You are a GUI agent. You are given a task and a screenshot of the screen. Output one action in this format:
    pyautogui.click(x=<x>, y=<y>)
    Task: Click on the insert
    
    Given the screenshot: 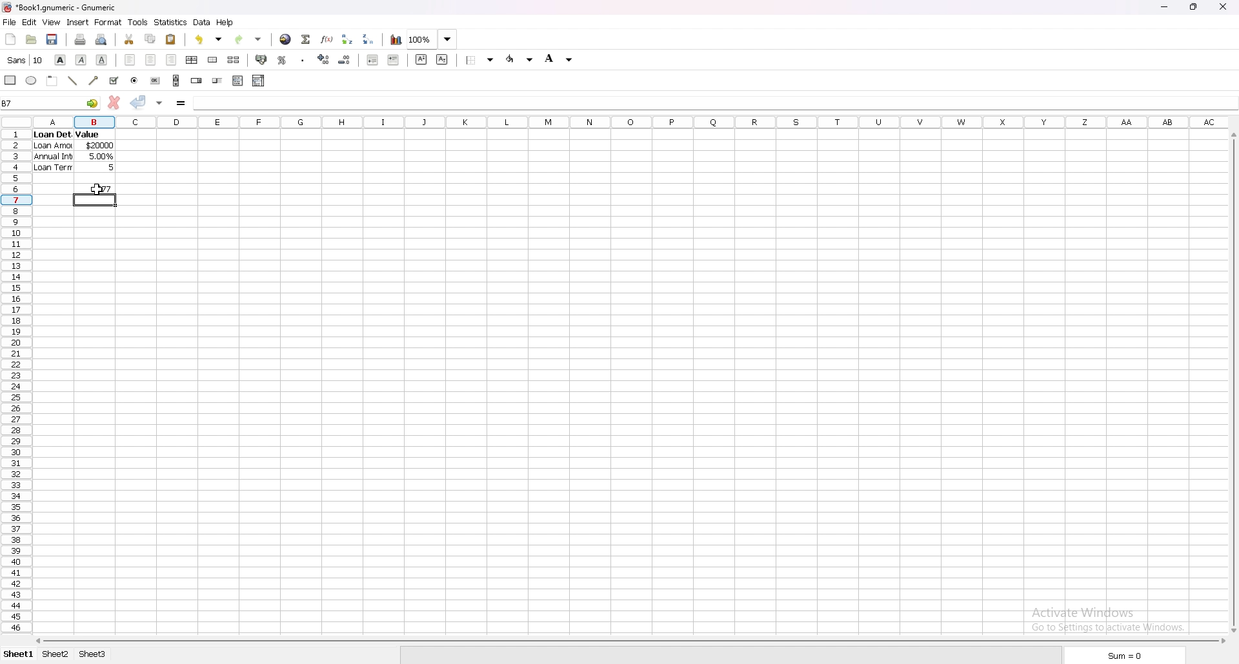 What is the action you would take?
    pyautogui.click(x=78, y=23)
    